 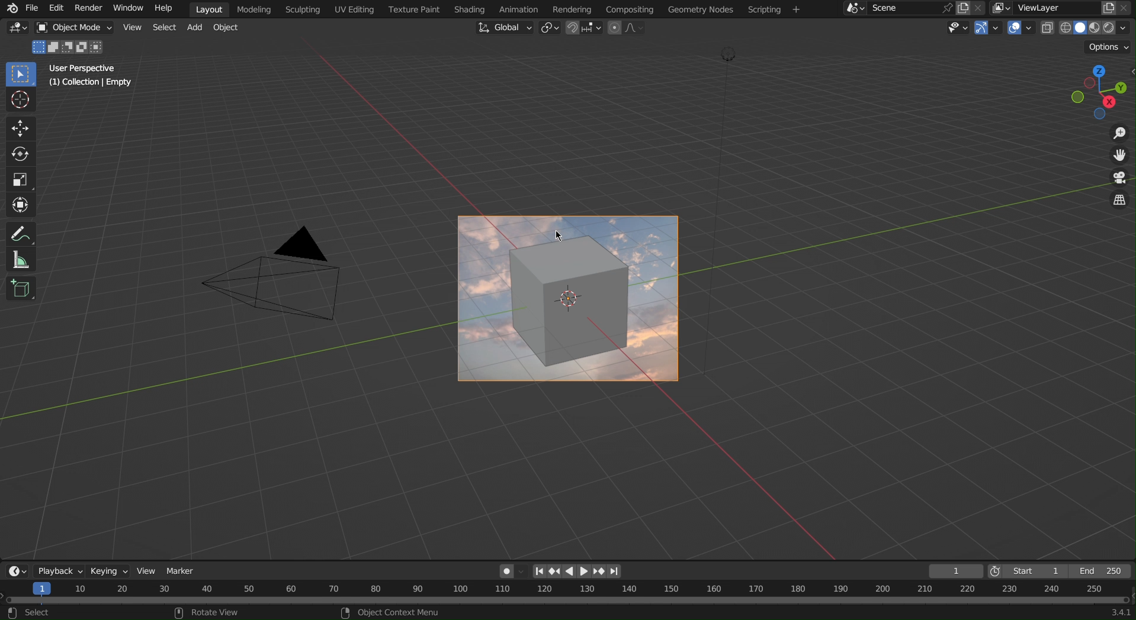 What do you see at coordinates (630, 28) in the screenshot?
I see `Proportional Editing` at bounding box center [630, 28].